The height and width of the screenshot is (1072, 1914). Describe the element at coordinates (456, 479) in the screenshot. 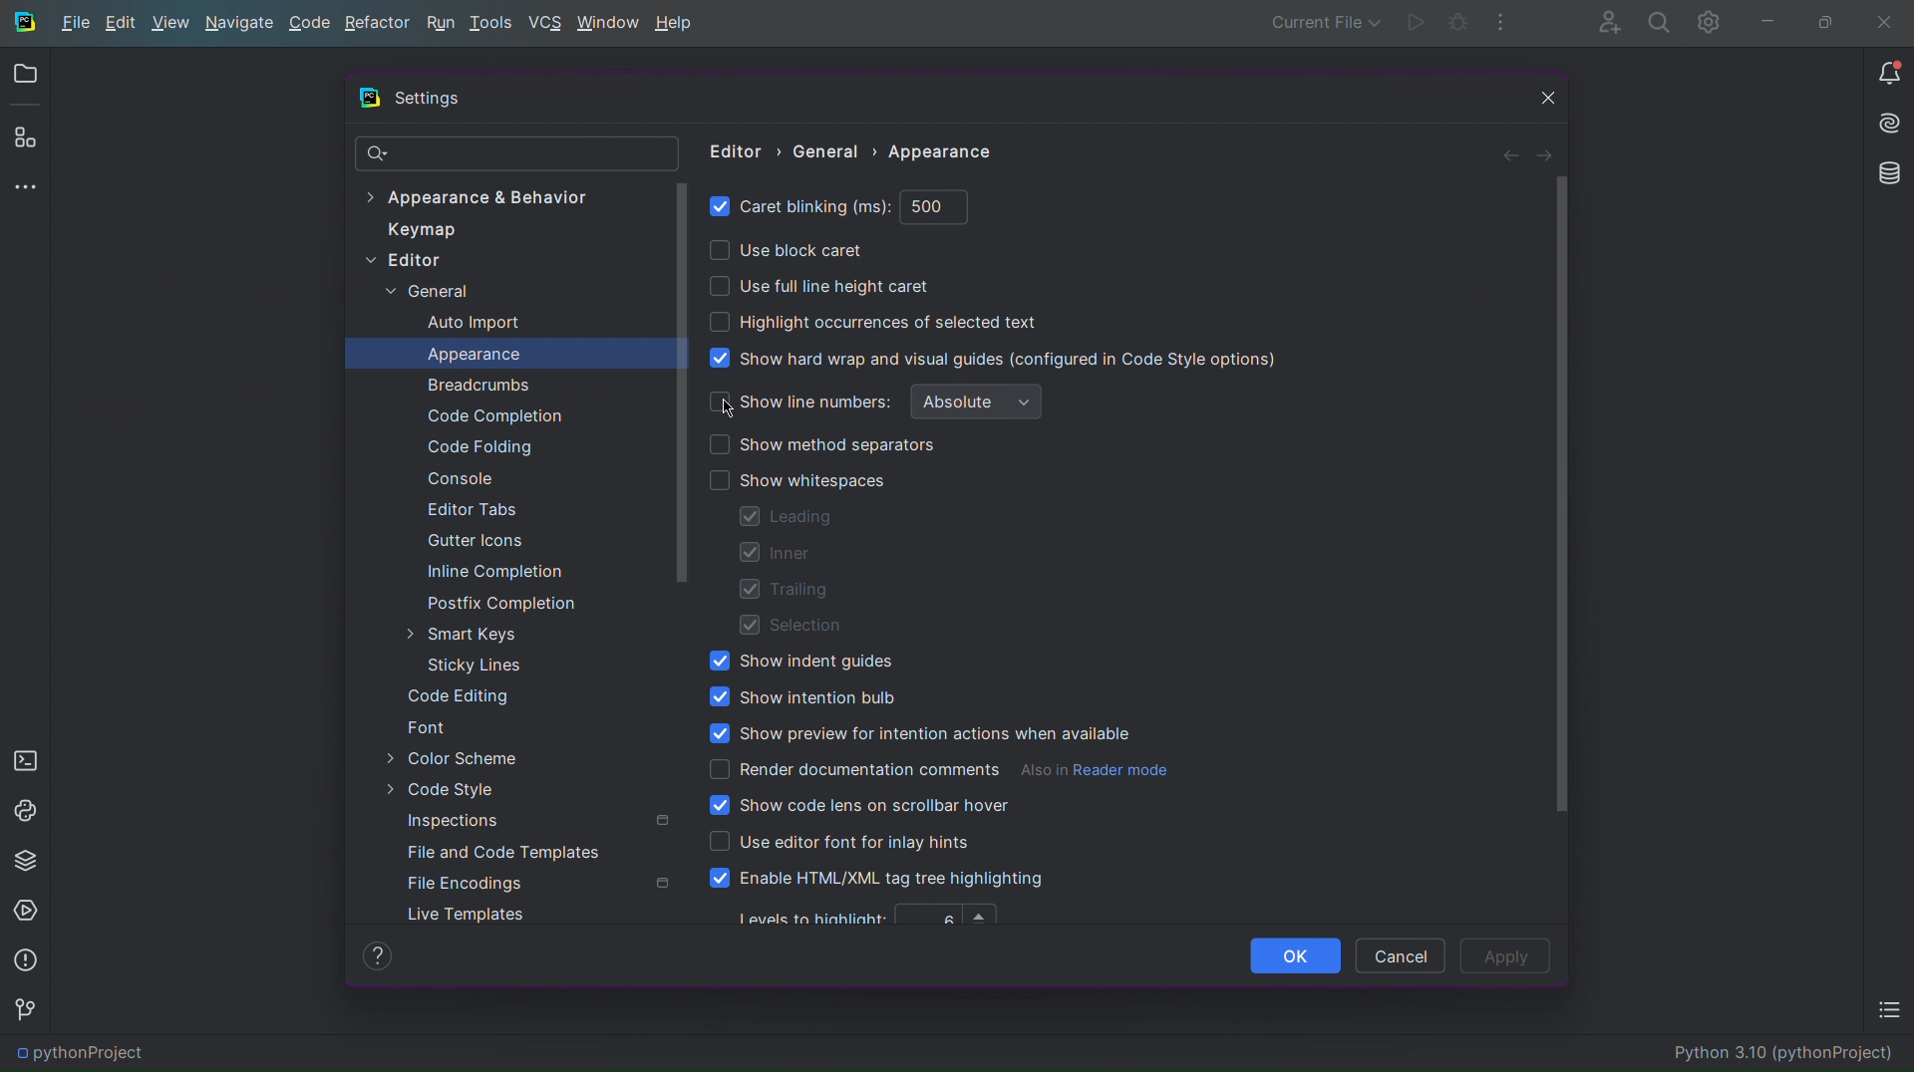

I see `Console` at that location.